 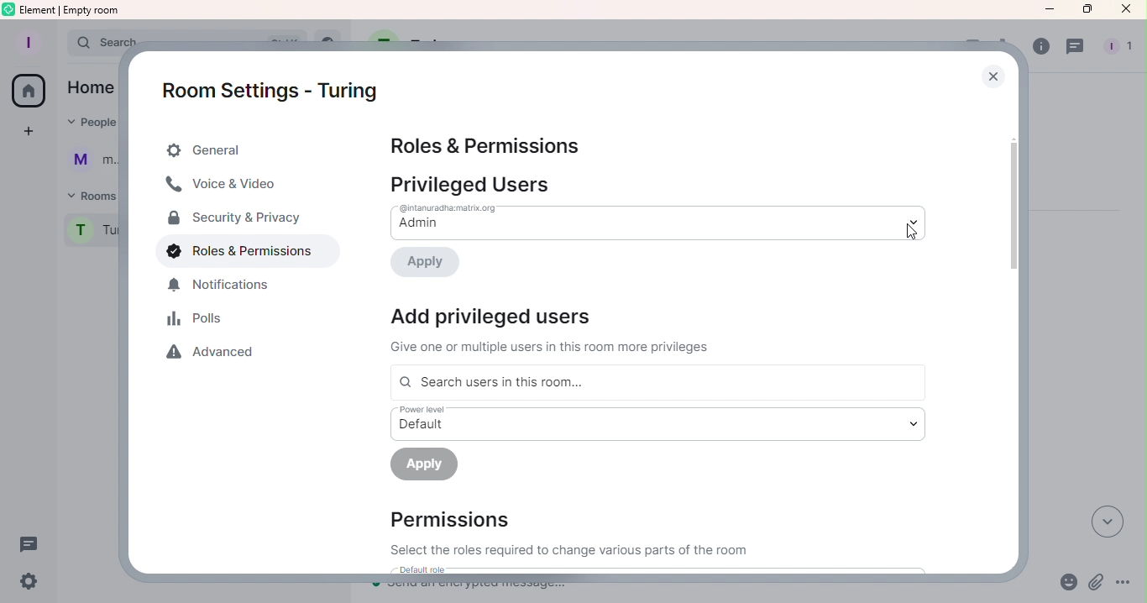 I want to click on people, so click(x=1118, y=47).